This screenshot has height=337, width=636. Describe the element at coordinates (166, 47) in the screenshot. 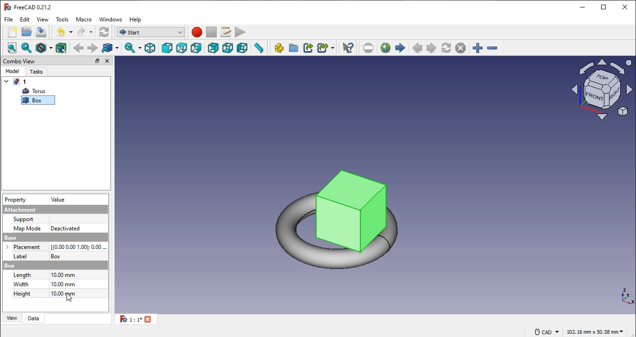

I see `front` at that location.